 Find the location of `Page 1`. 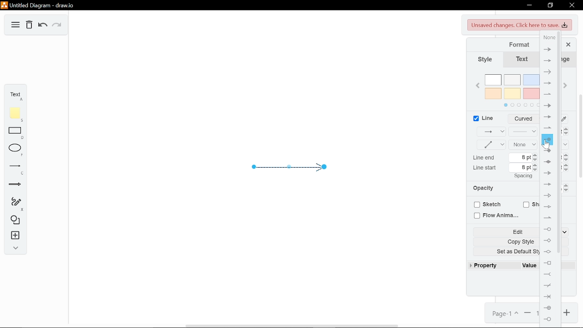

Page 1 is located at coordinates (505, 314).